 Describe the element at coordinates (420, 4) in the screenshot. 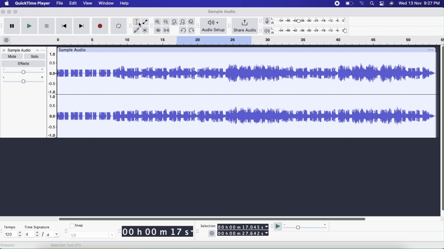

I see `date and time` at that location.